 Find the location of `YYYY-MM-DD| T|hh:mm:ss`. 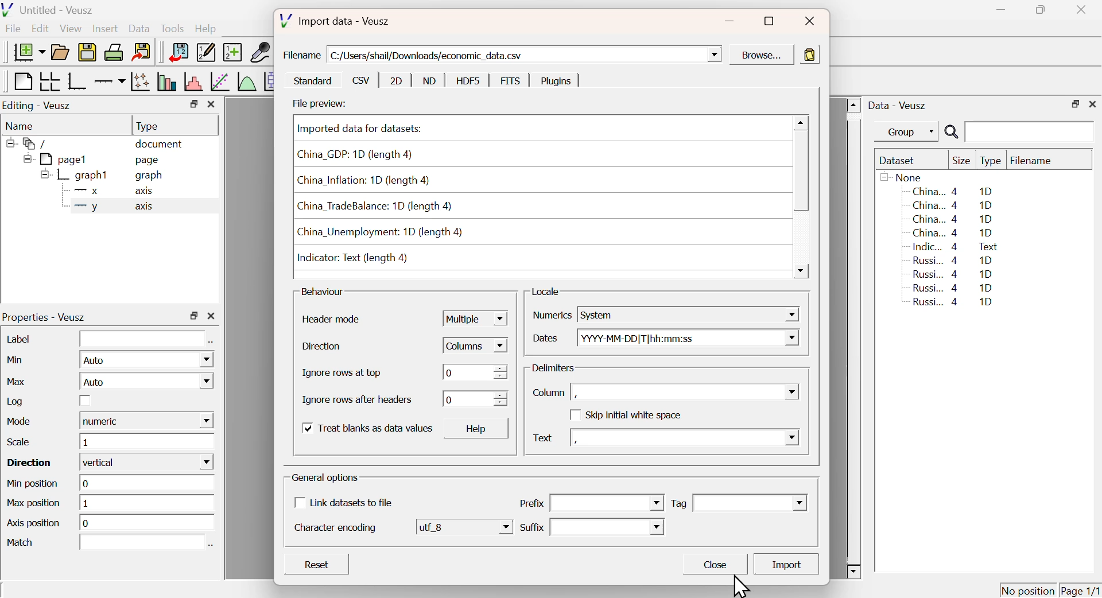

YYYY-MM-DD| T|hh:mm:ss is located at coordinates (688, 339).